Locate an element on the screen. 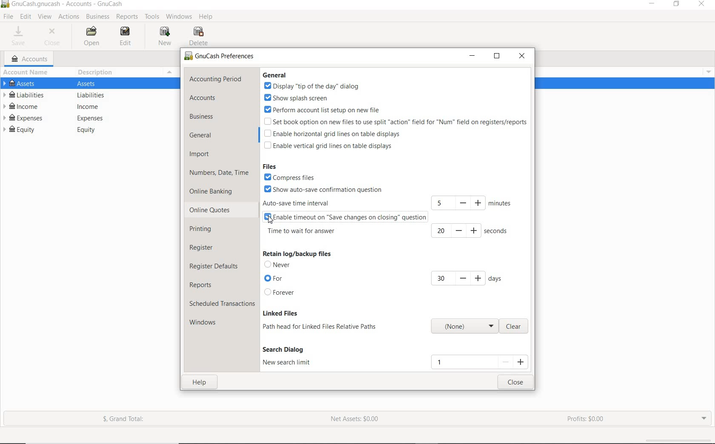 The image size is (715, 444). RESTORE DOWN is located at coordinates (496, 57).